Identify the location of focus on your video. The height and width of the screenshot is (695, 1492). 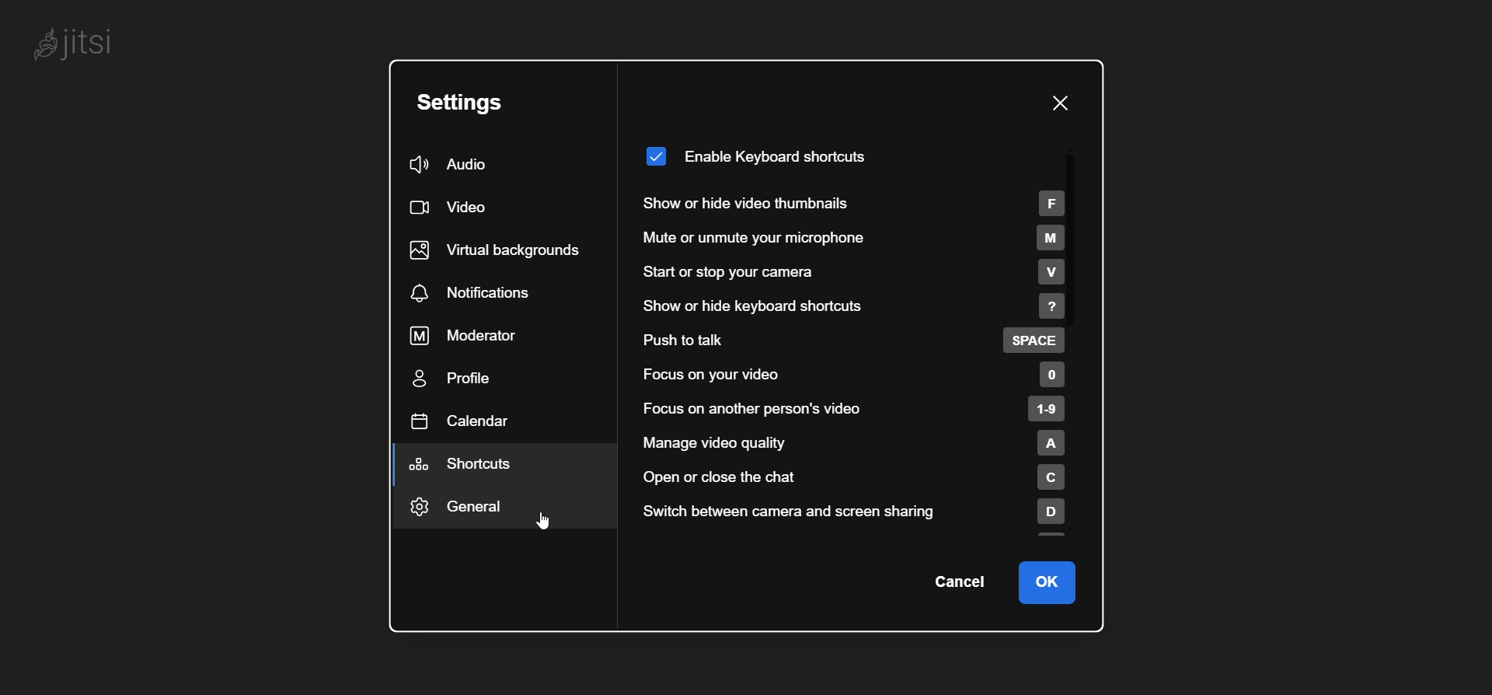
(852, 375).